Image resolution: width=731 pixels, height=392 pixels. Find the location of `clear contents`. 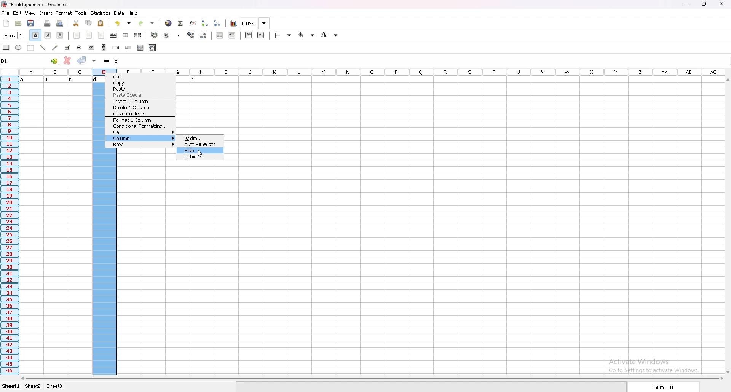

clear contents is located at coordinates (140, 114).